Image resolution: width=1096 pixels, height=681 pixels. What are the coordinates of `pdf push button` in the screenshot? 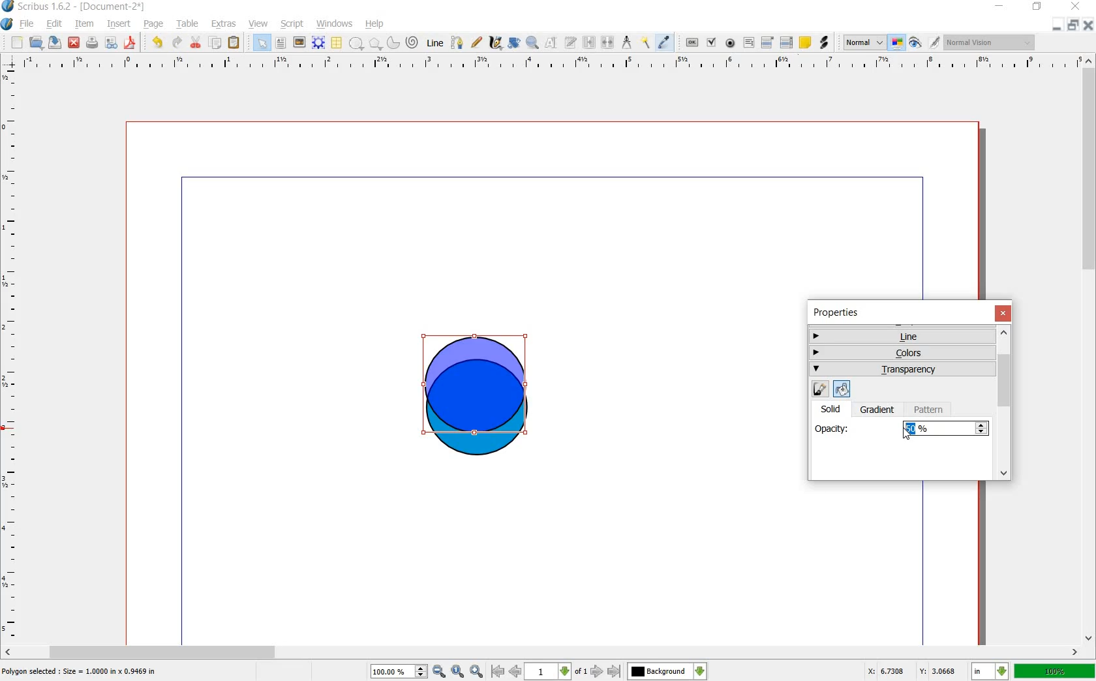 It's located at (692, 43).